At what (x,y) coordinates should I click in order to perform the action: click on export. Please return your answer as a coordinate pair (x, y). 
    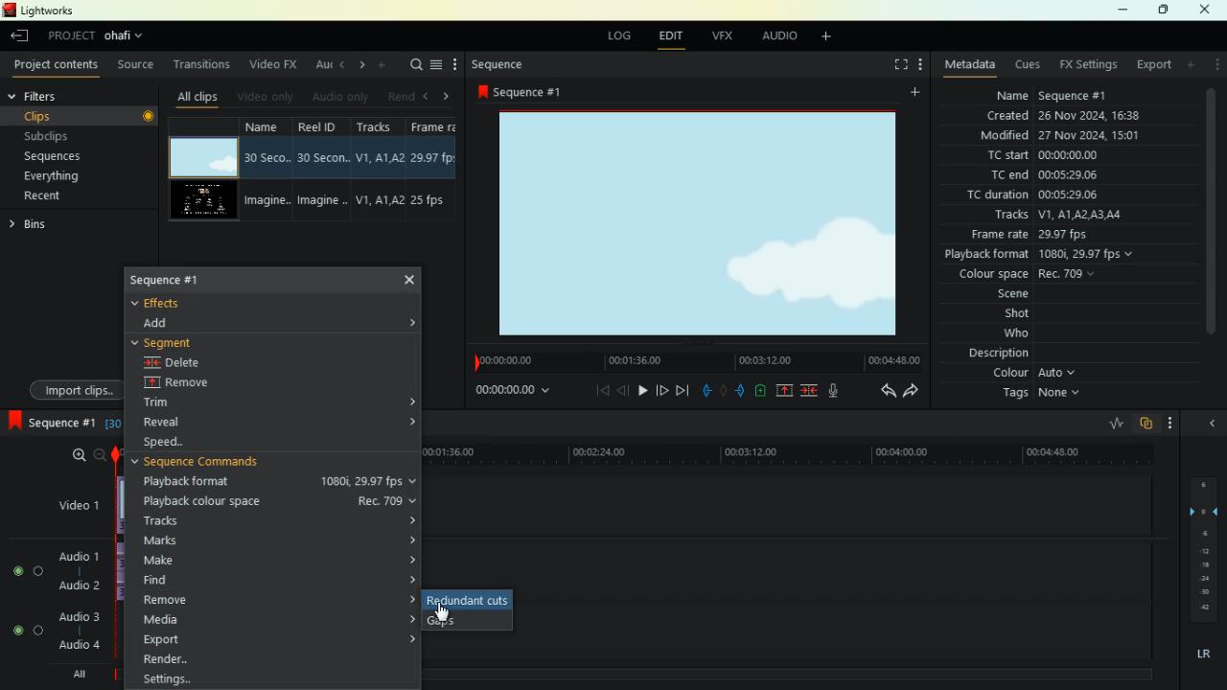
    Looking at the image, I should click on (1151, 67).